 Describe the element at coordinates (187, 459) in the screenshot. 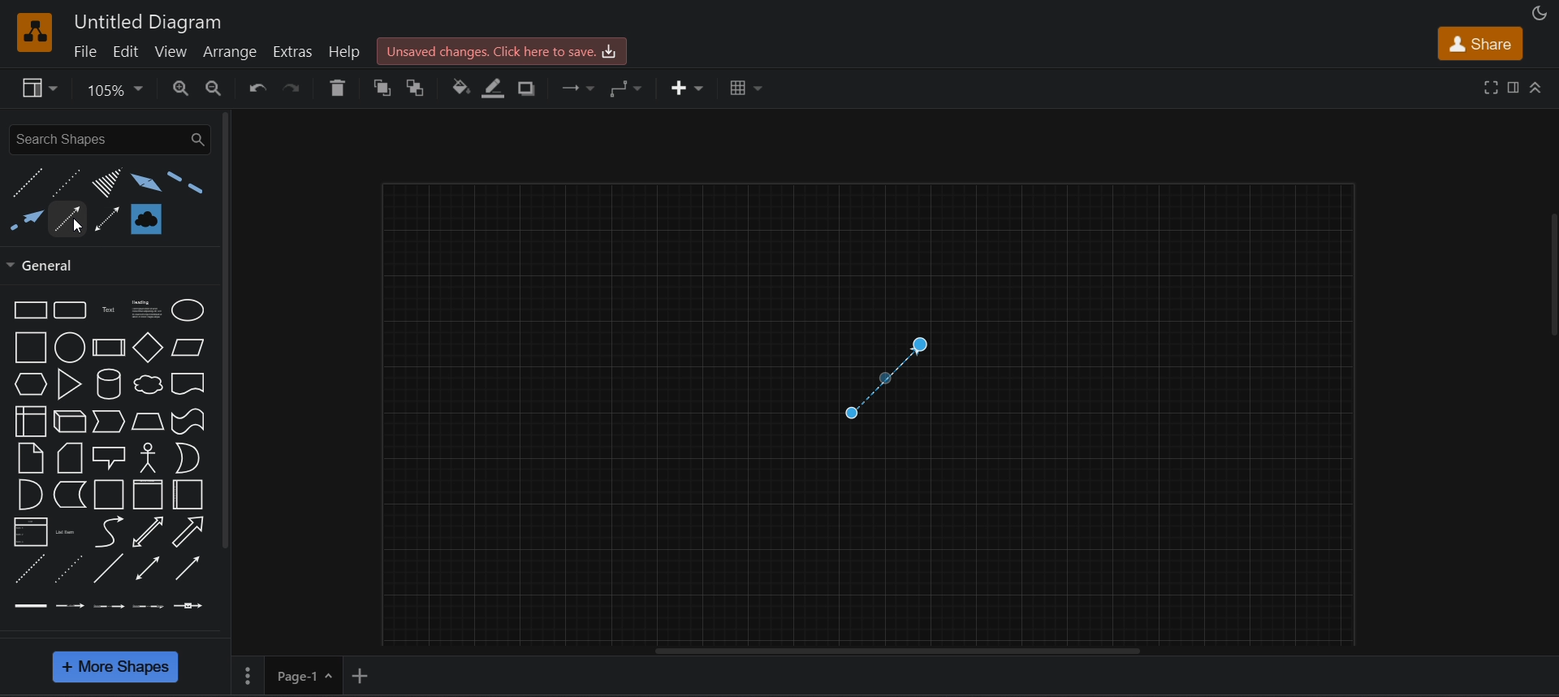

I see `or` at that location.